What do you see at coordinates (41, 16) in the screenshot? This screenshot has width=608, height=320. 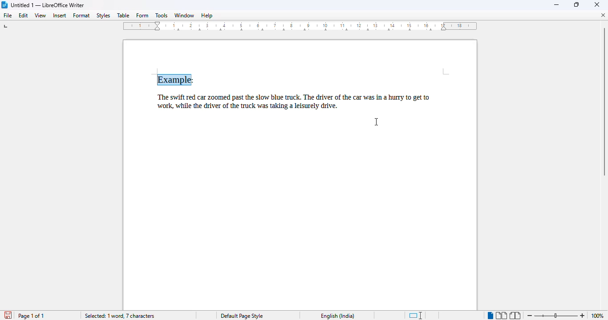 I see `view` at bounding box center [41, 16].